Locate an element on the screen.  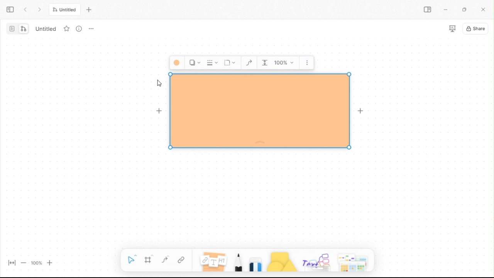
zoom in is located at coordinates (50, 263).